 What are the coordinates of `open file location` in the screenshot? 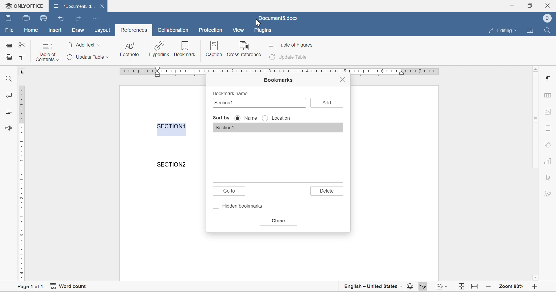 It's located at (531, 31).